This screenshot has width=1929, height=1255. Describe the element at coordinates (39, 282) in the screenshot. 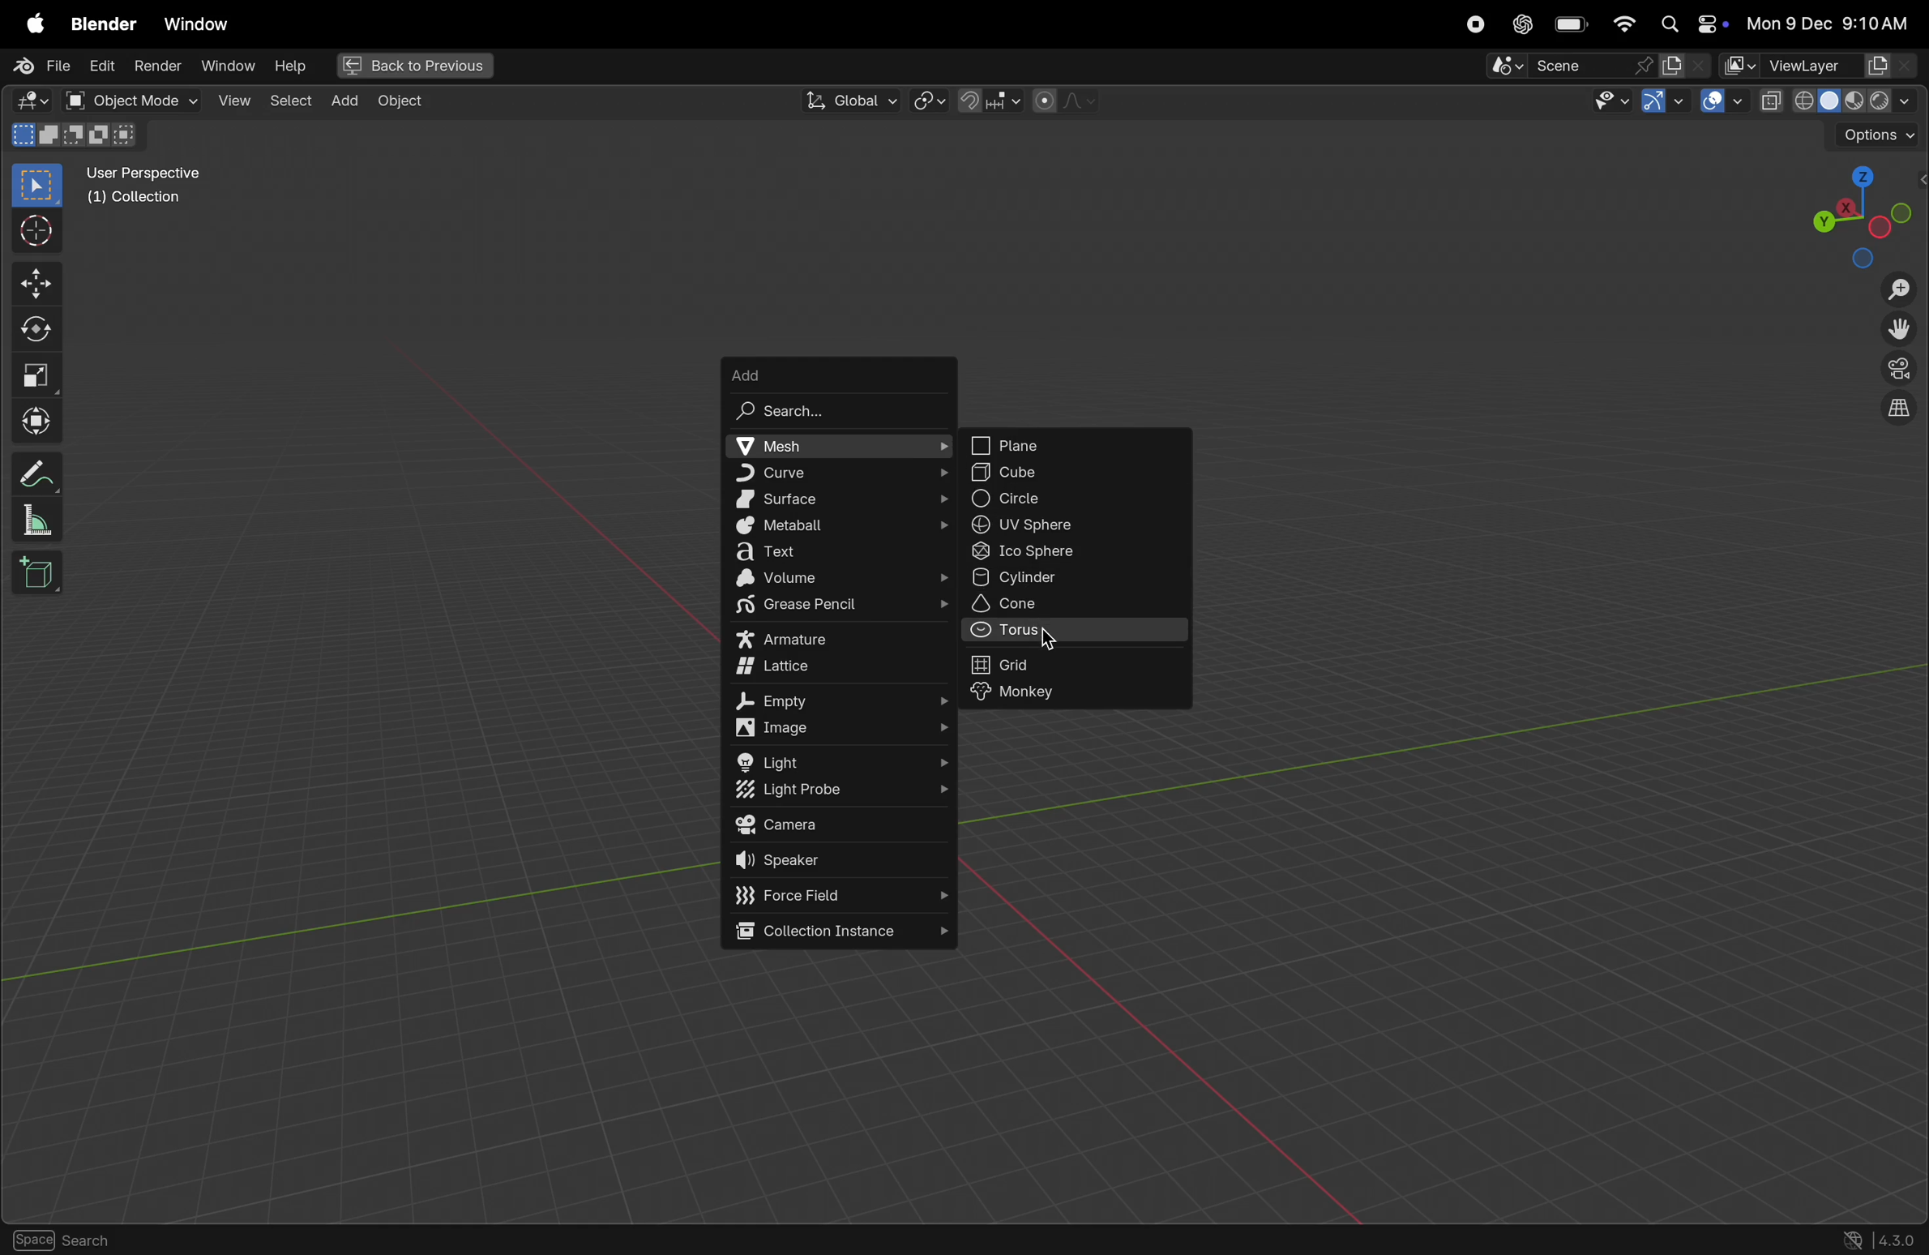

I see `move ` at that location.